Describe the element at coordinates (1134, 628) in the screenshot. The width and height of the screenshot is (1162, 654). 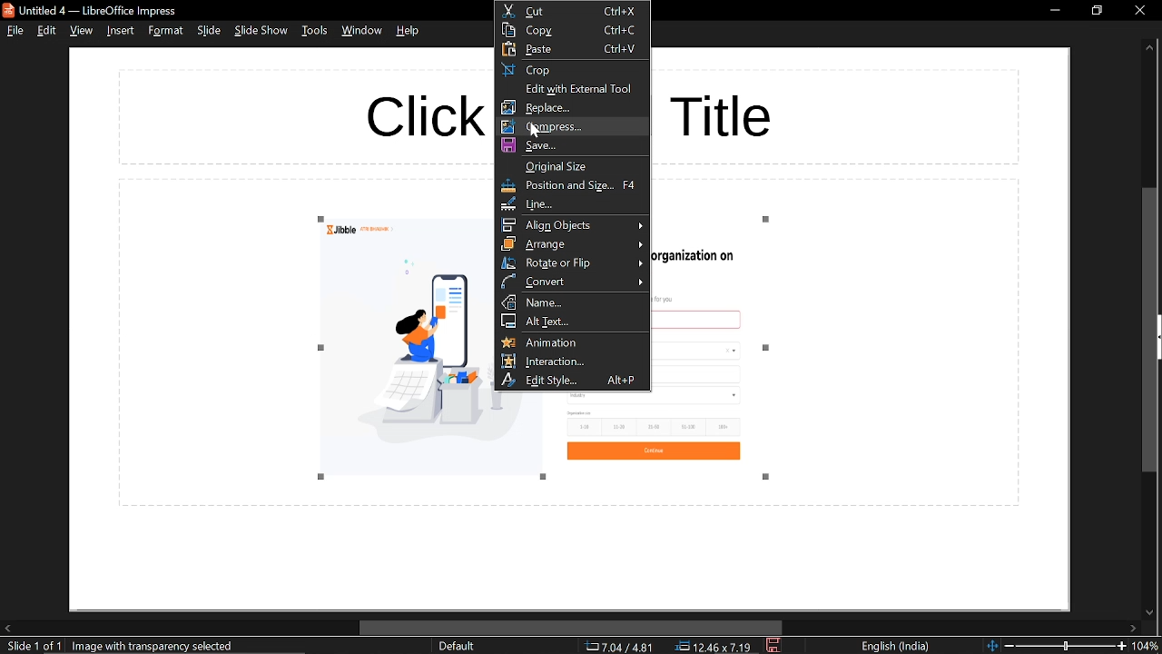
I see `move right` at that location.